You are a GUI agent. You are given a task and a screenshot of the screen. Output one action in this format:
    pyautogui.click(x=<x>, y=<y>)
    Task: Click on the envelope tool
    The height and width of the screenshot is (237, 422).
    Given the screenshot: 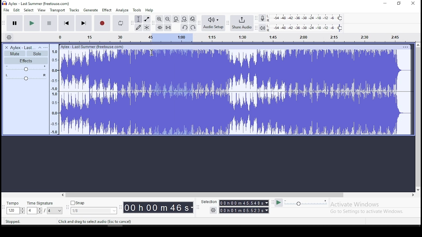 What is the action you would take?
    pyautogui.click(x=147, y=19)
    